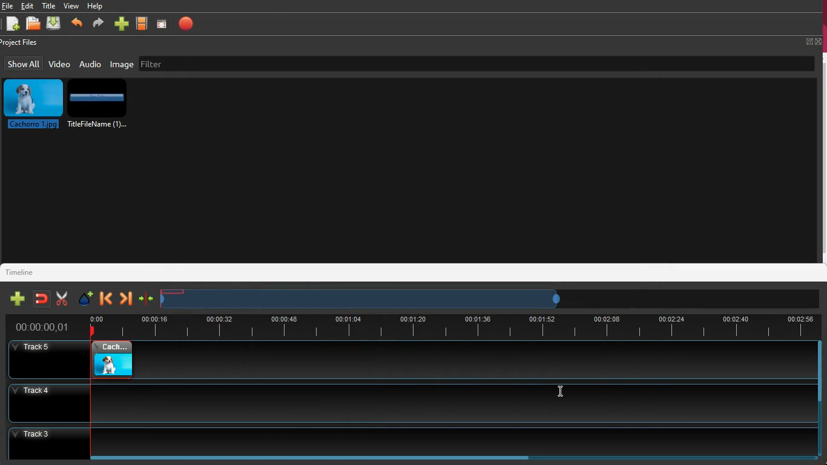 The image size is (827, 465). Describe the element at coordinates (174, 292) in the screenshot. I see `title timeline` at that location.